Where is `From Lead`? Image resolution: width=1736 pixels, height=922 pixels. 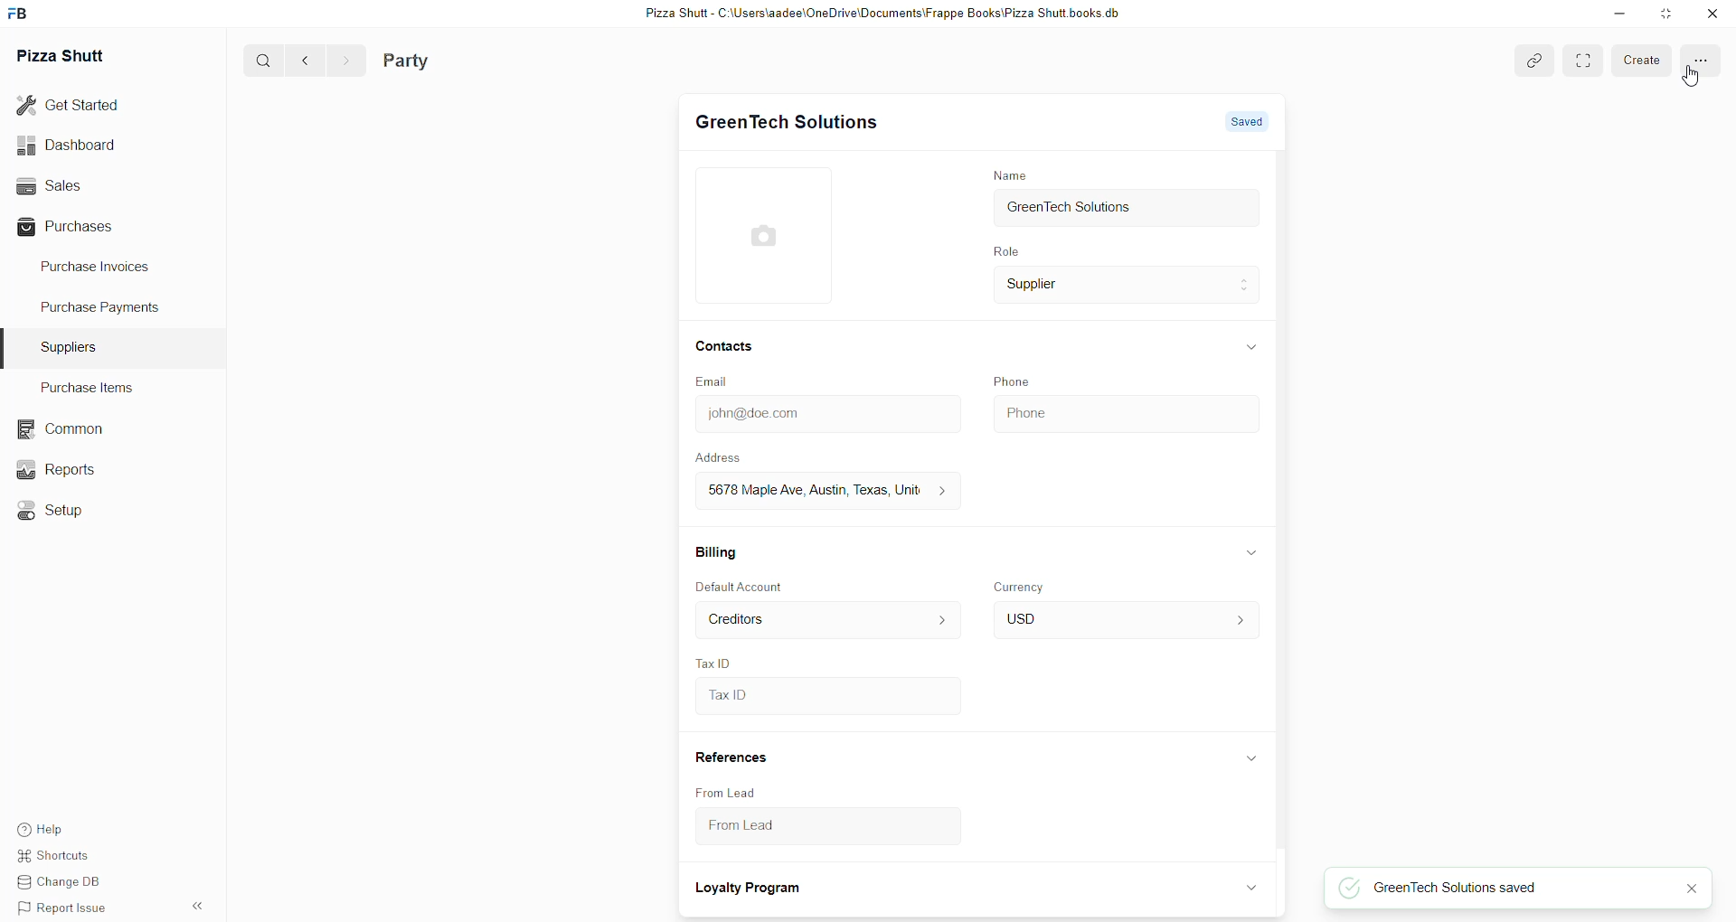
From Lead is located at coordinates (727, 792).